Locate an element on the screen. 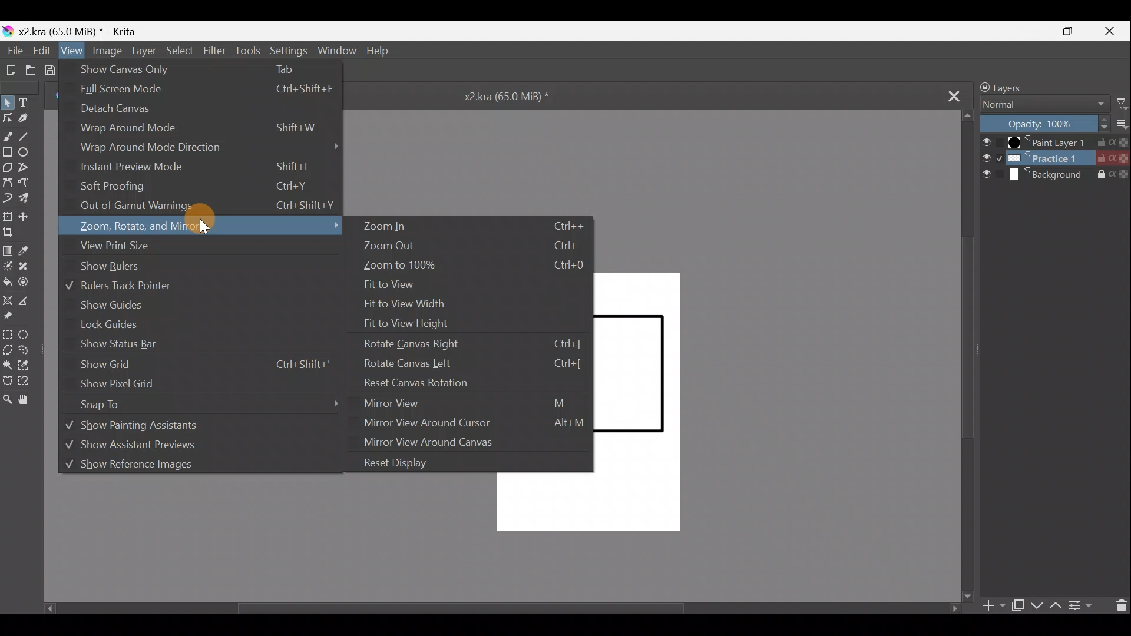 This screenshot has height=636, width=1131. Magnetic curve selection tool is located at coordinates (29, 379).